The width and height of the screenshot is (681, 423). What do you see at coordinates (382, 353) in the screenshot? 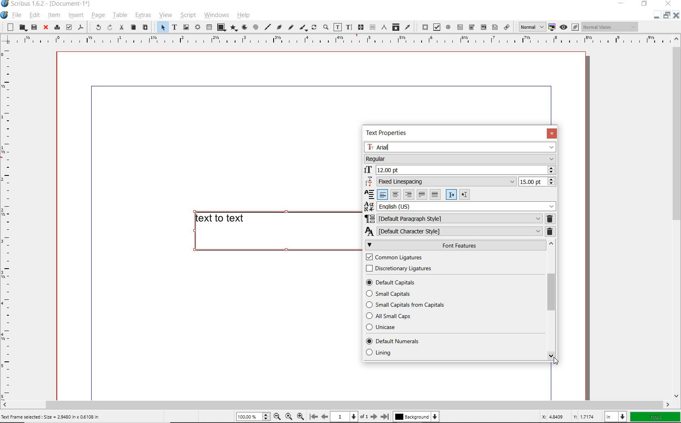
I see `LINING` at bounding box center [382, 353].